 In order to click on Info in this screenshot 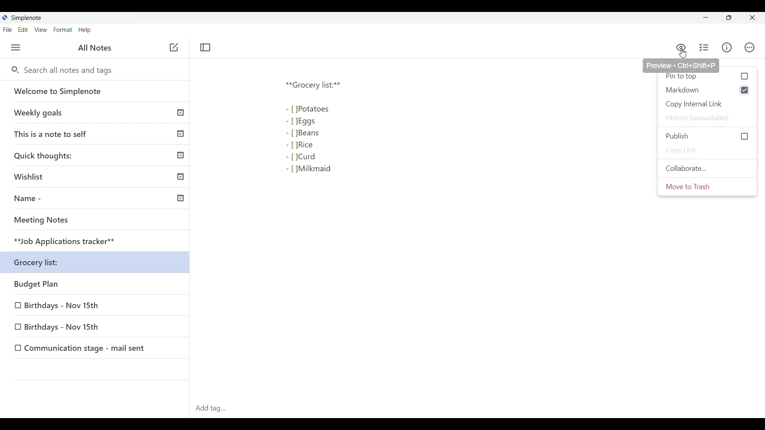, I will do `click(727, 47)`.